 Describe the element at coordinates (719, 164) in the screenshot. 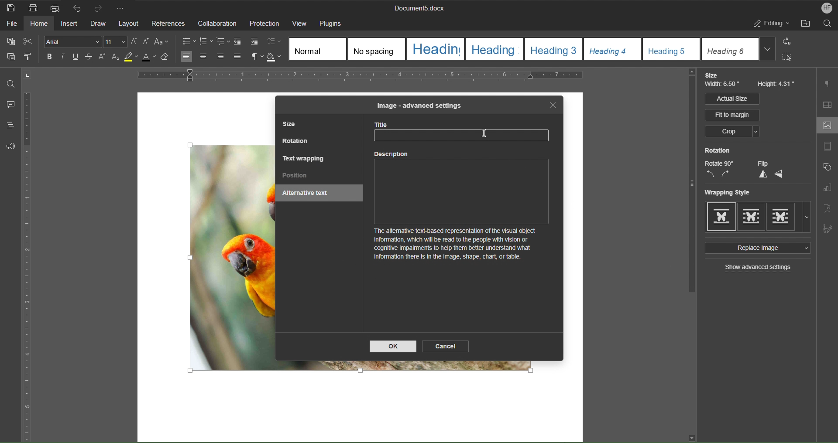

I see `Rotate 90` at that location.